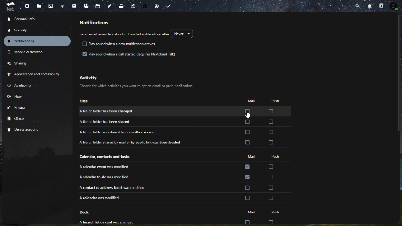 This screenshot has height=226, width=402. What do you see at coordinates (107, 177) in the screenshot?
I see `a calender to-do was modified` at bounding box center [107, 177].